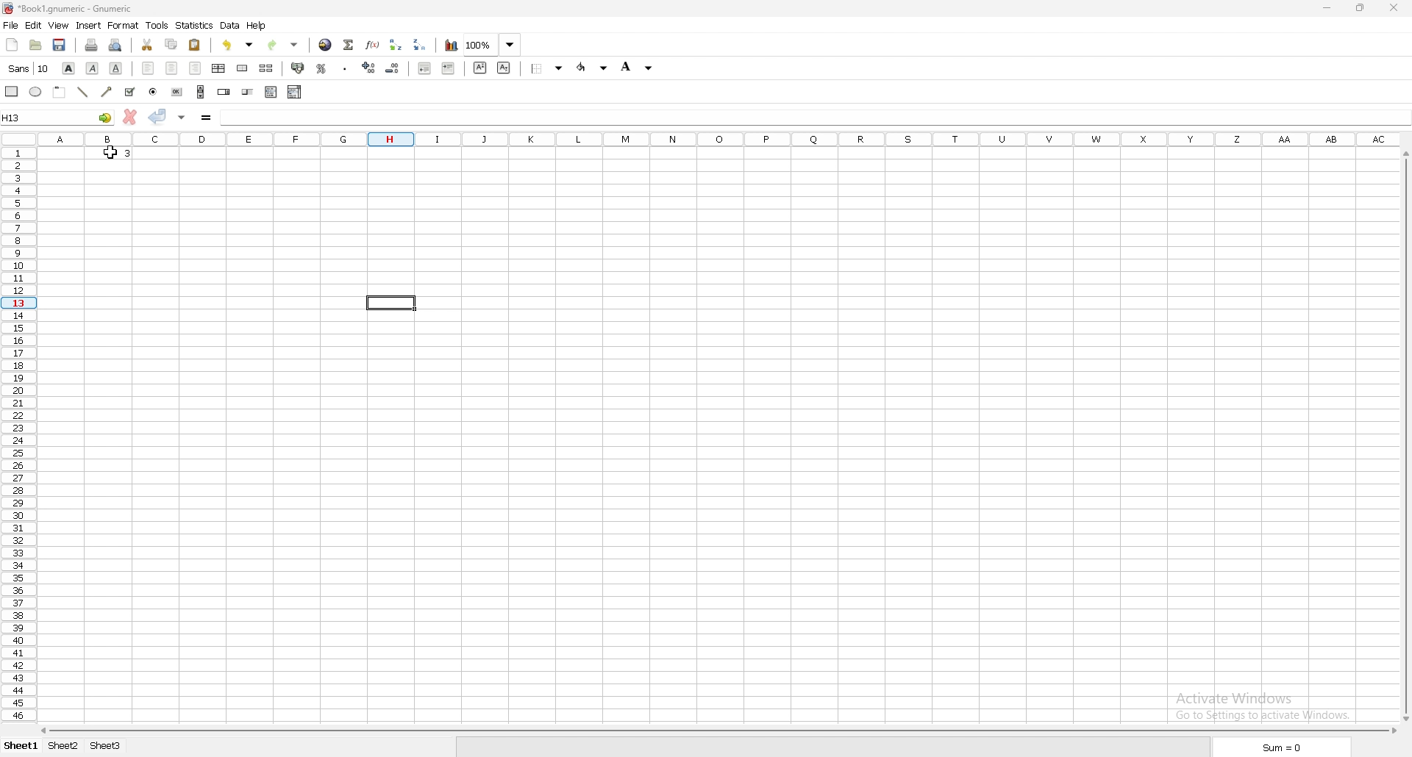  Describe the element at coordinates (149, 45) in the screenshot. I see `cut` at that location.